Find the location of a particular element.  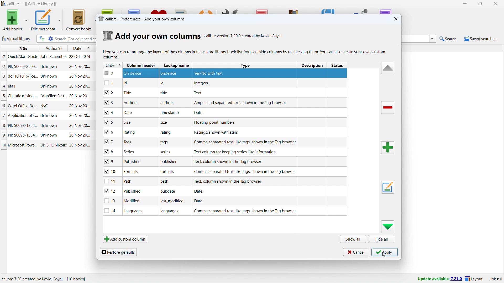

Vv. 6 Rating rating Ratings, shown with stars is located at coordinates (223, 132).